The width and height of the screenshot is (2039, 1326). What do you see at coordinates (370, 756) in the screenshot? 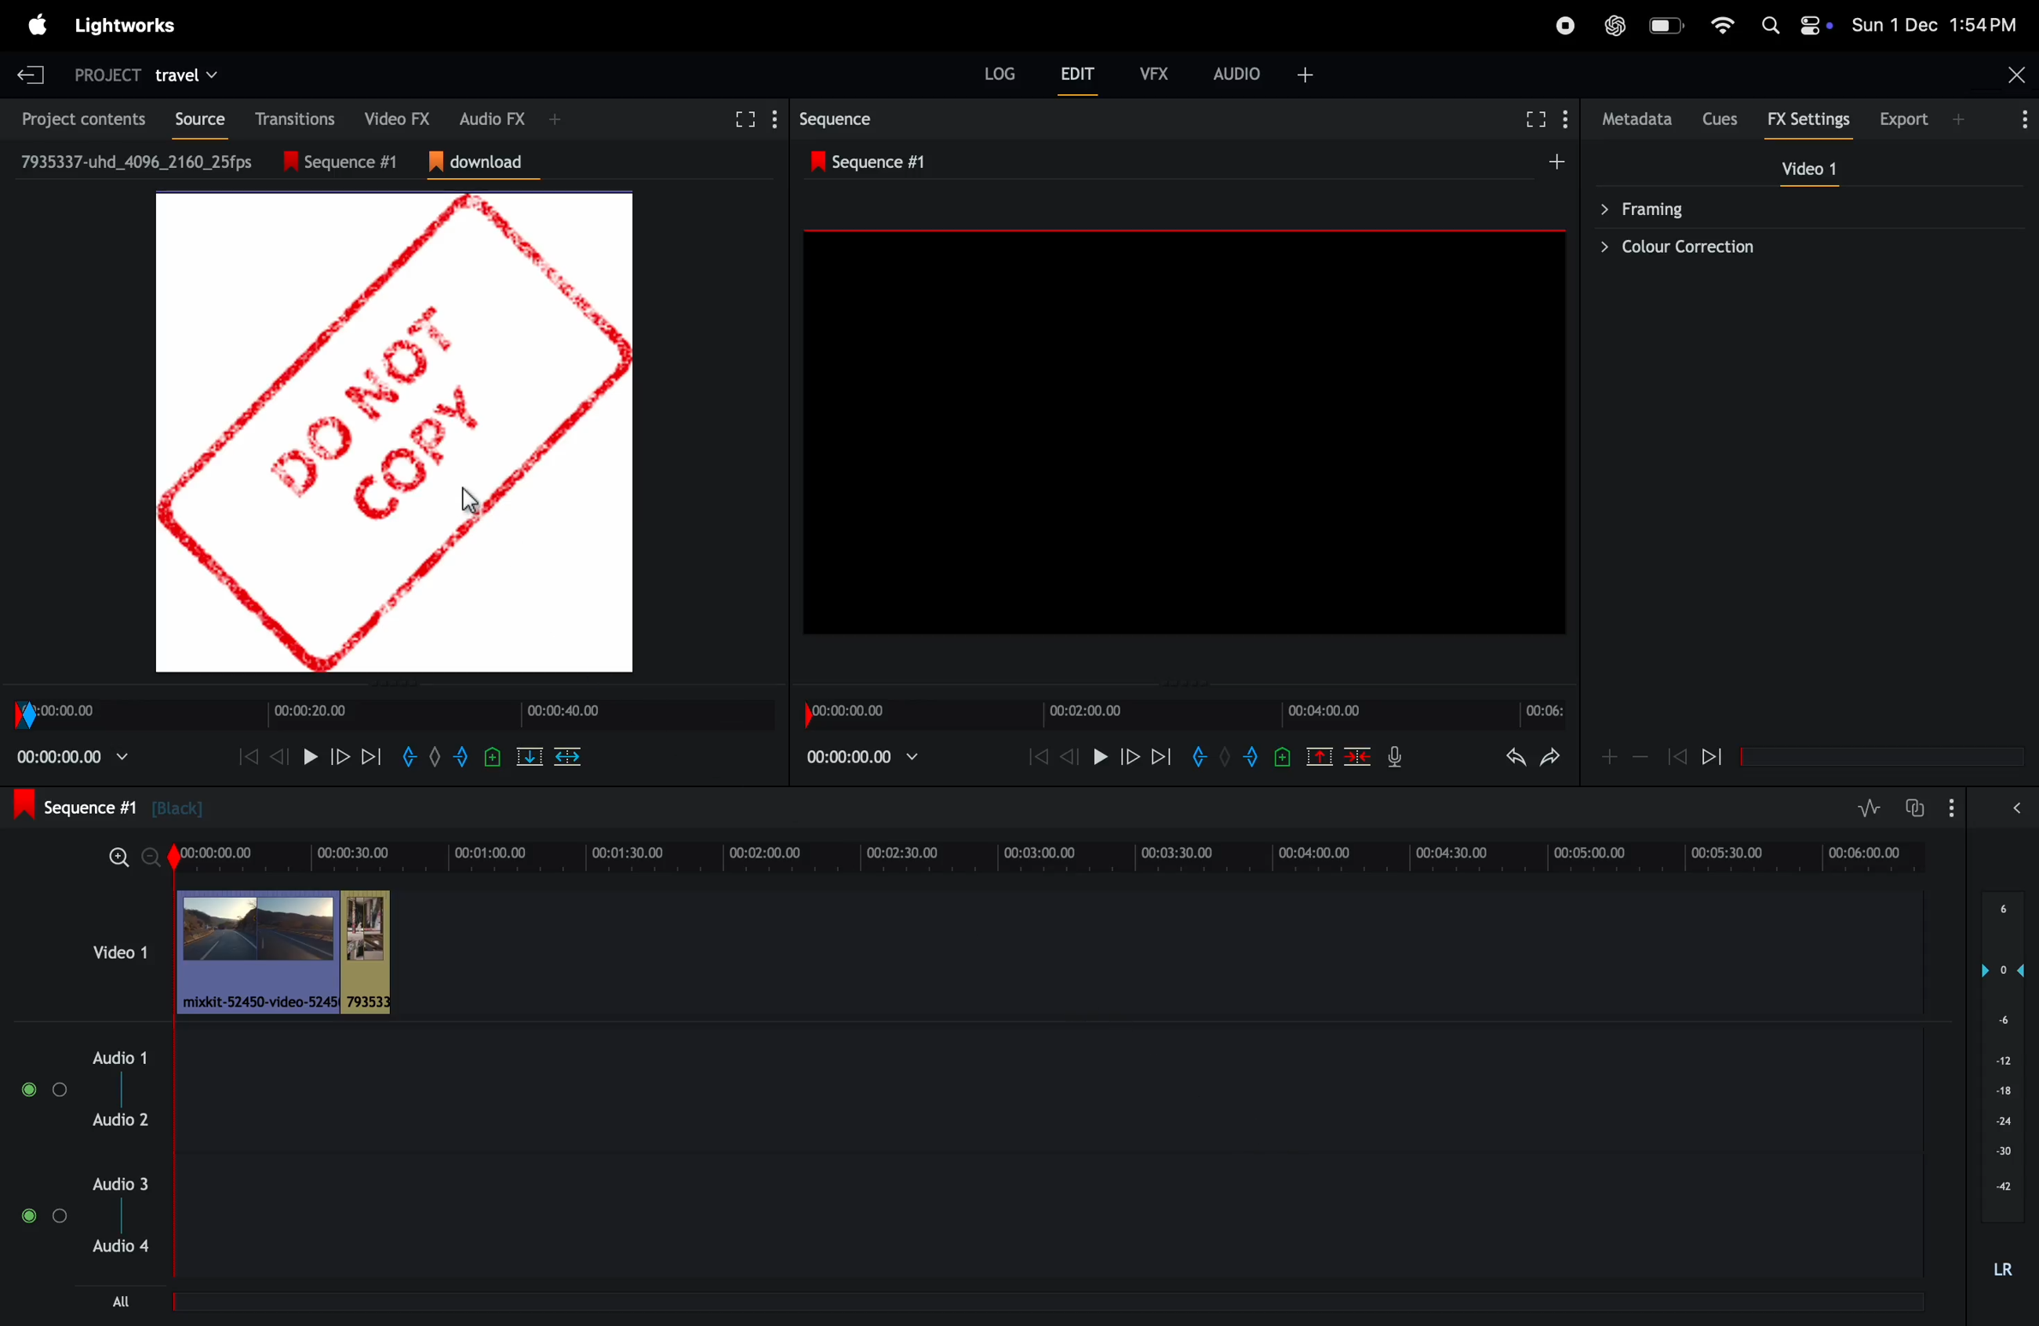
I see `next frame` at bounding box center [370, 756].